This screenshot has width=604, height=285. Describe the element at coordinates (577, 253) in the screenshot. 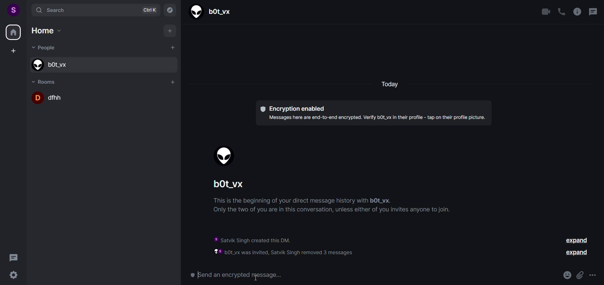

I see `expand` at that location.